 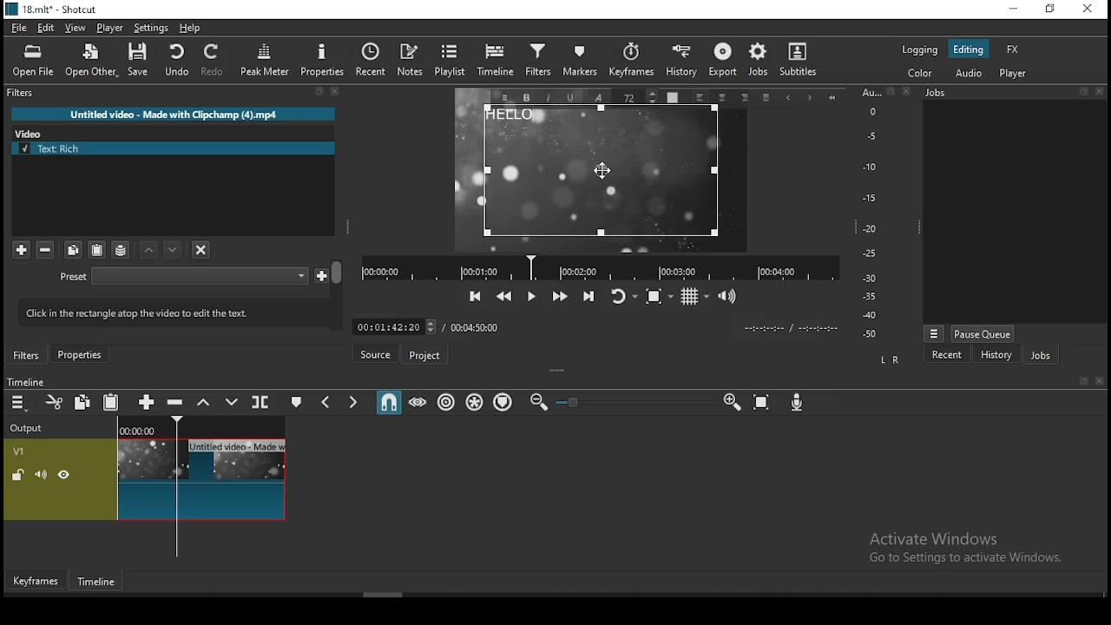 What do you see at coordinates (174, 148) in the screenshot?
I see `text rich` at bounding box center [174, 148].